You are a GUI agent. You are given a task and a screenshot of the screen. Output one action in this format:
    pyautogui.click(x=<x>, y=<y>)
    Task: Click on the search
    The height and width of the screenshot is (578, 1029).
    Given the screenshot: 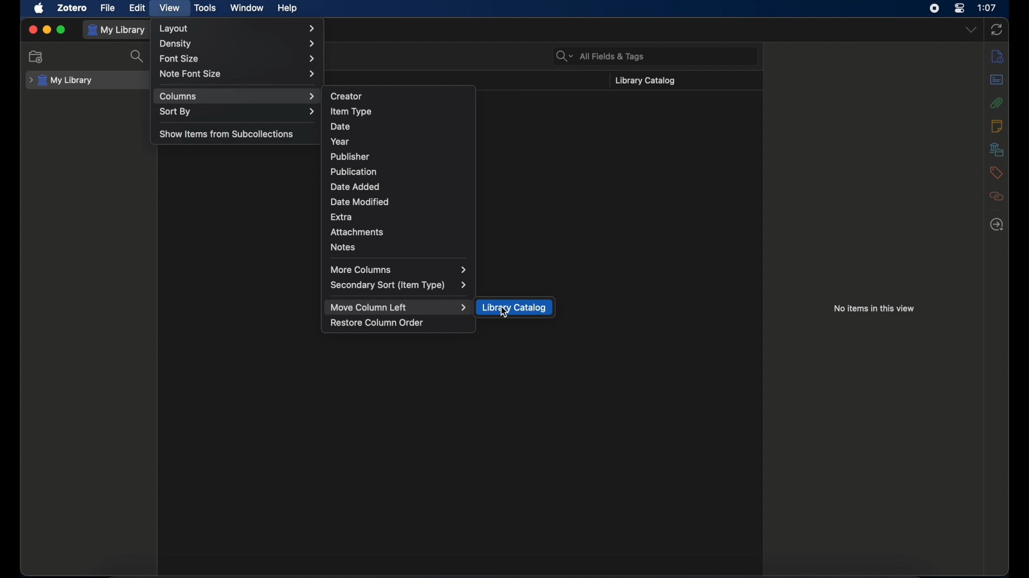 What is the action you would take?
    pyautogui.click(x=139, y=57)
    